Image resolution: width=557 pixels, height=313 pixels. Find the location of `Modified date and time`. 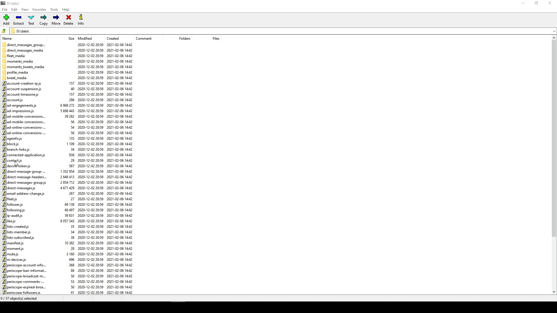

Modified date and time is located at coordinates (90, 169).